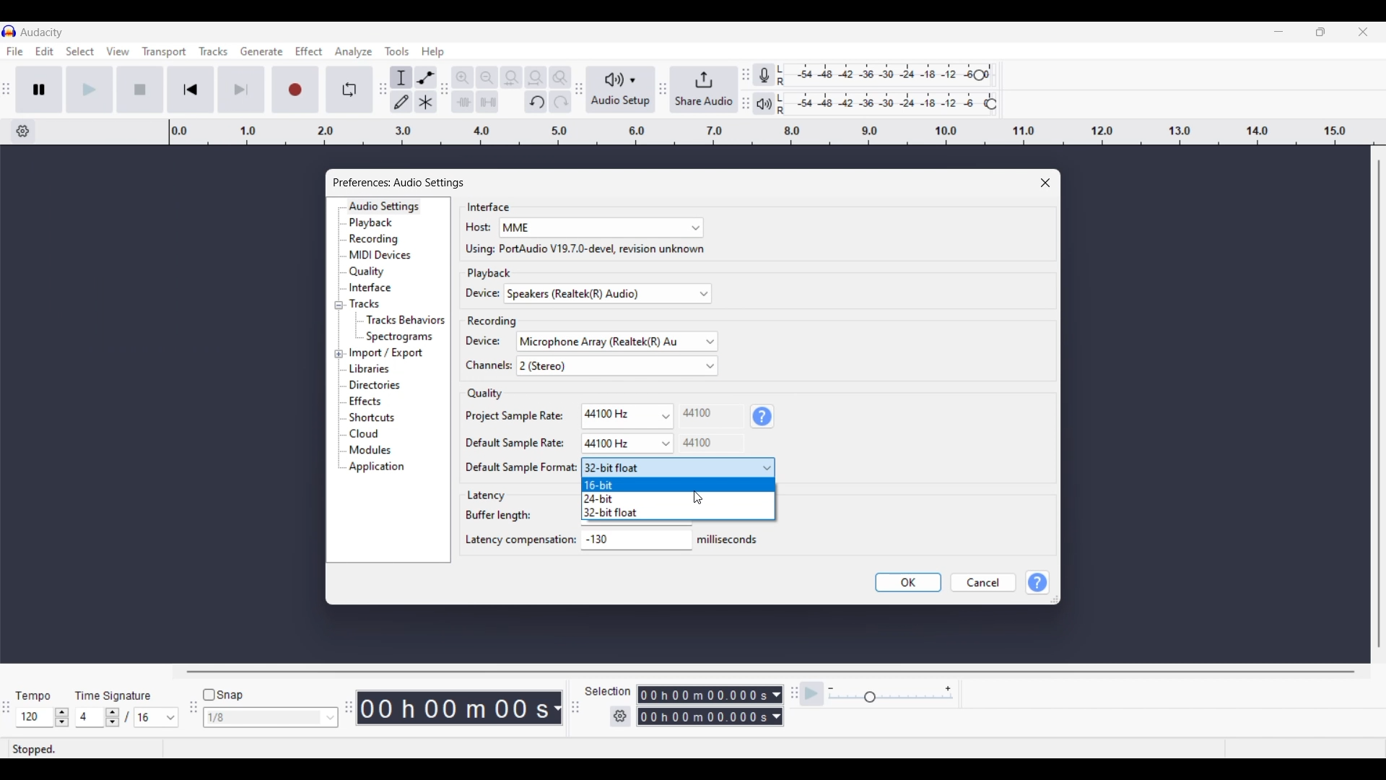 This screenshot has width=1386, height=780. What do you see at coordinates (983, 583) in the screenshot?
I see `Cancel inputs made` at bounding box center [983, 583].